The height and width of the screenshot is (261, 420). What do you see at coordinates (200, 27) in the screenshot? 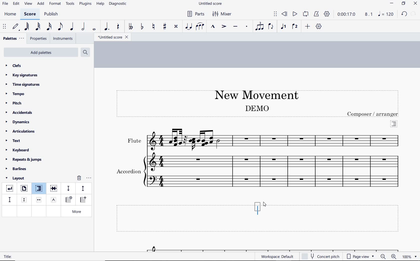
I see `slur` at bounding box center [200, 27].